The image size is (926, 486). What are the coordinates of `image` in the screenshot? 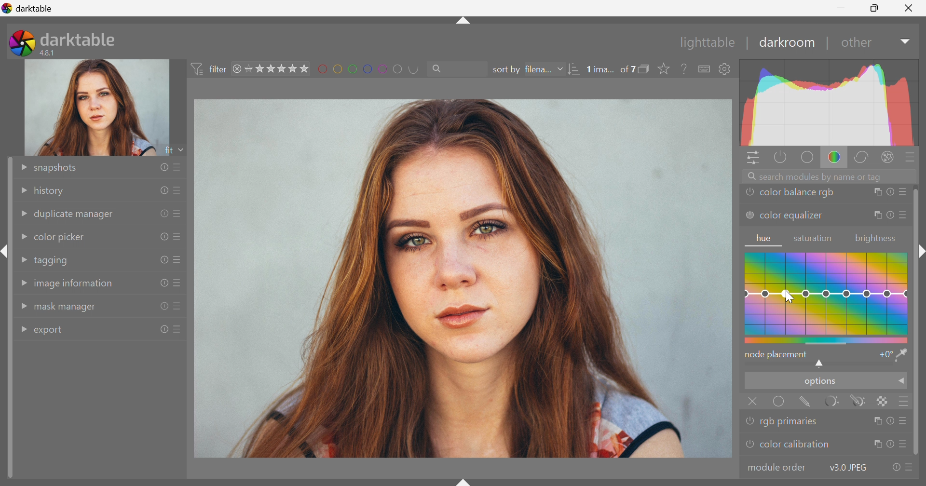 It's located at (463, 279).